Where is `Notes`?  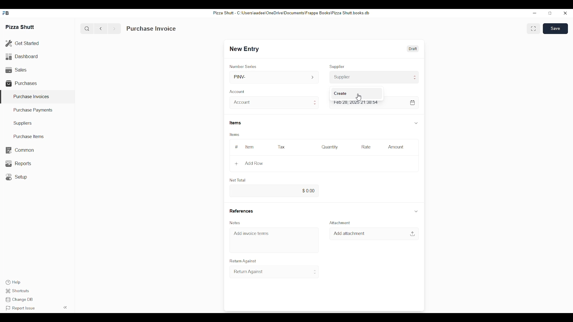
Notes is located at coordinates (235, 223).